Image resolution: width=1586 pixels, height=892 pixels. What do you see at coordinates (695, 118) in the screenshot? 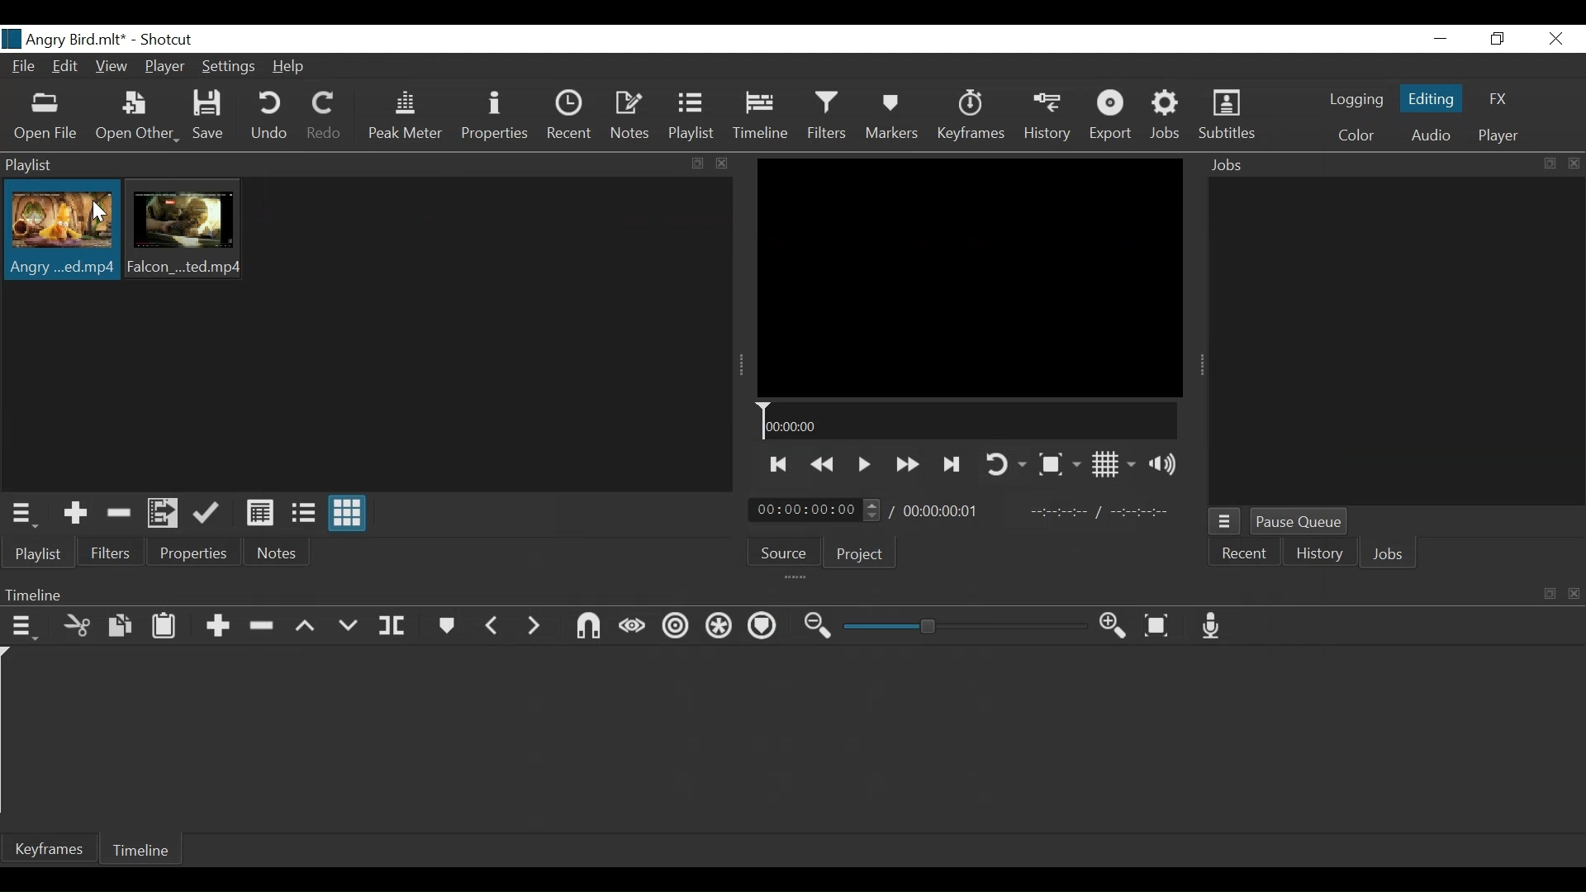
I see `Playlist` at bounding box center [695, 118].